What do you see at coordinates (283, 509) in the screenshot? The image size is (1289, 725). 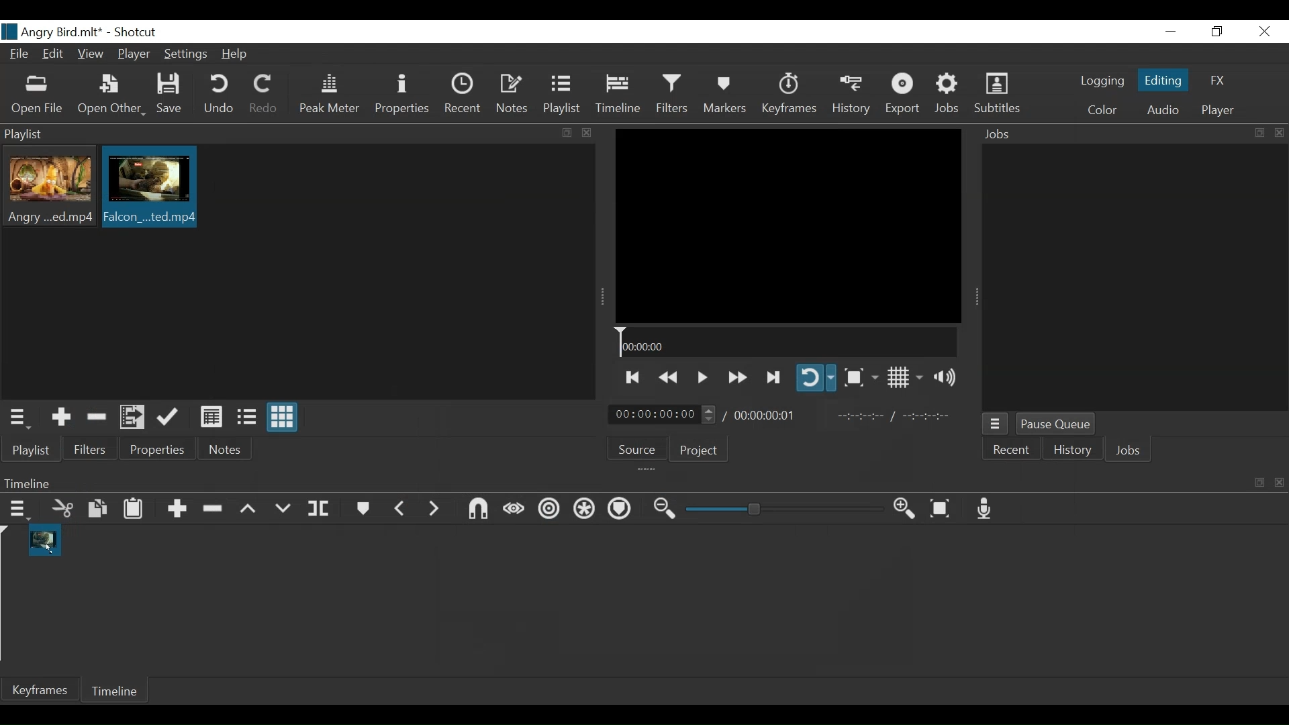 I see `Overwrite` at bounding box center [283, 509].